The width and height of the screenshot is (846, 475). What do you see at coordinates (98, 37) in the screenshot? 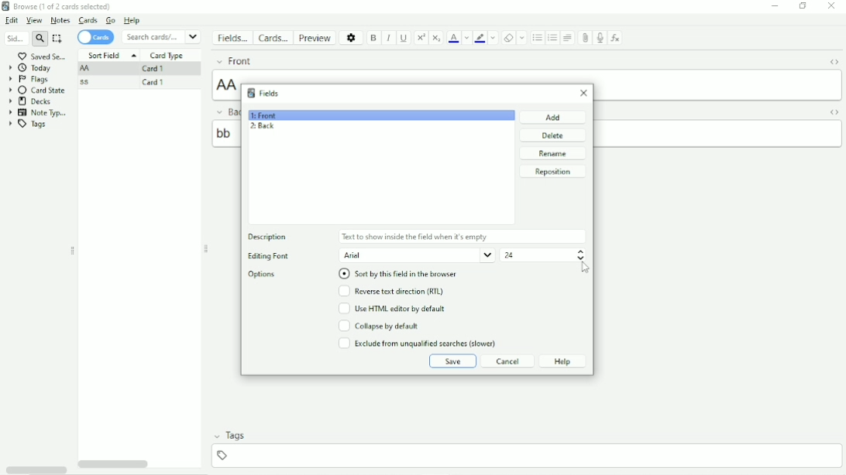
I see `Cards` at bounding box center [98, 37].